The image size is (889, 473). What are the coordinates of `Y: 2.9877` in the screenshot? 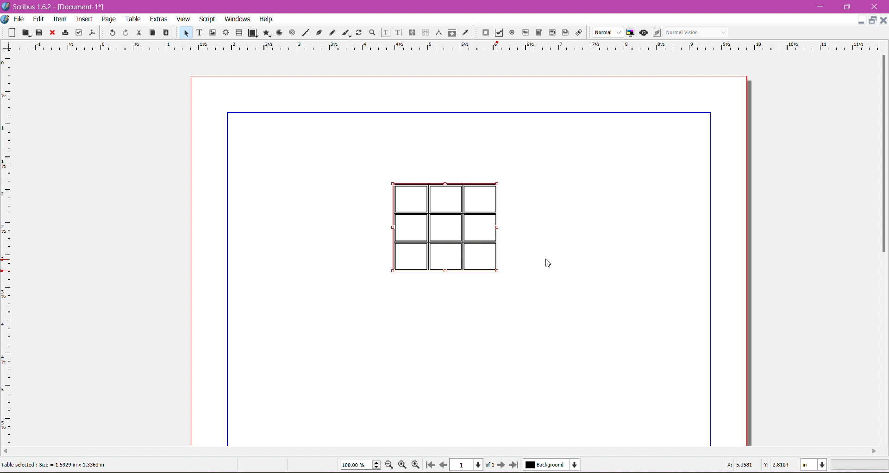 It's located at (776, 464).